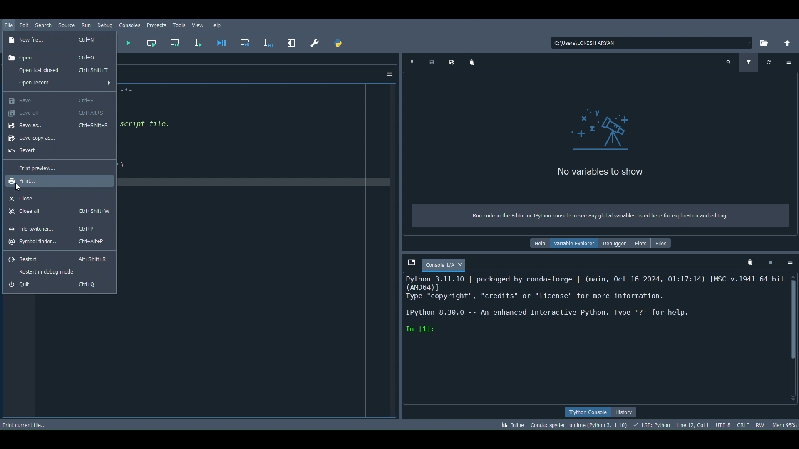  What do you see at coordinates (694, 426) in the screenshot?
I see `Cursor` at bounding box center [694, 426].